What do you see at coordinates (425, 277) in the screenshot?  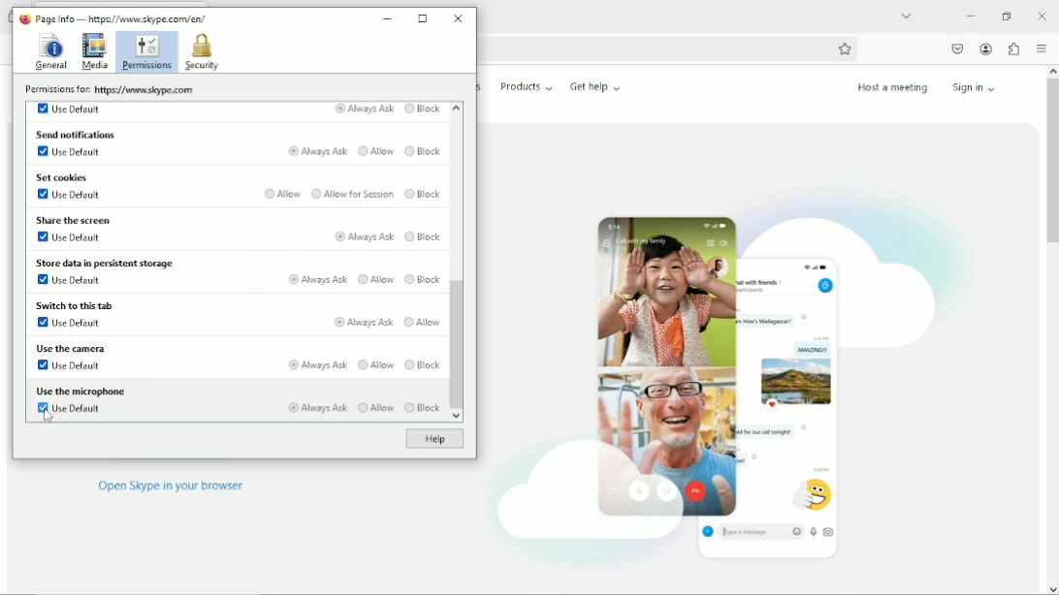 I see `Block` at bounding box center [425, 277].